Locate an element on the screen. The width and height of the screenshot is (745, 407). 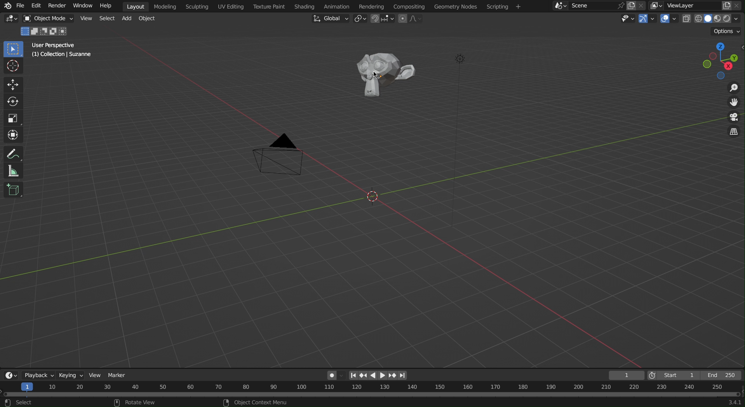
extend existing selection is located at coordinates (37, 32).